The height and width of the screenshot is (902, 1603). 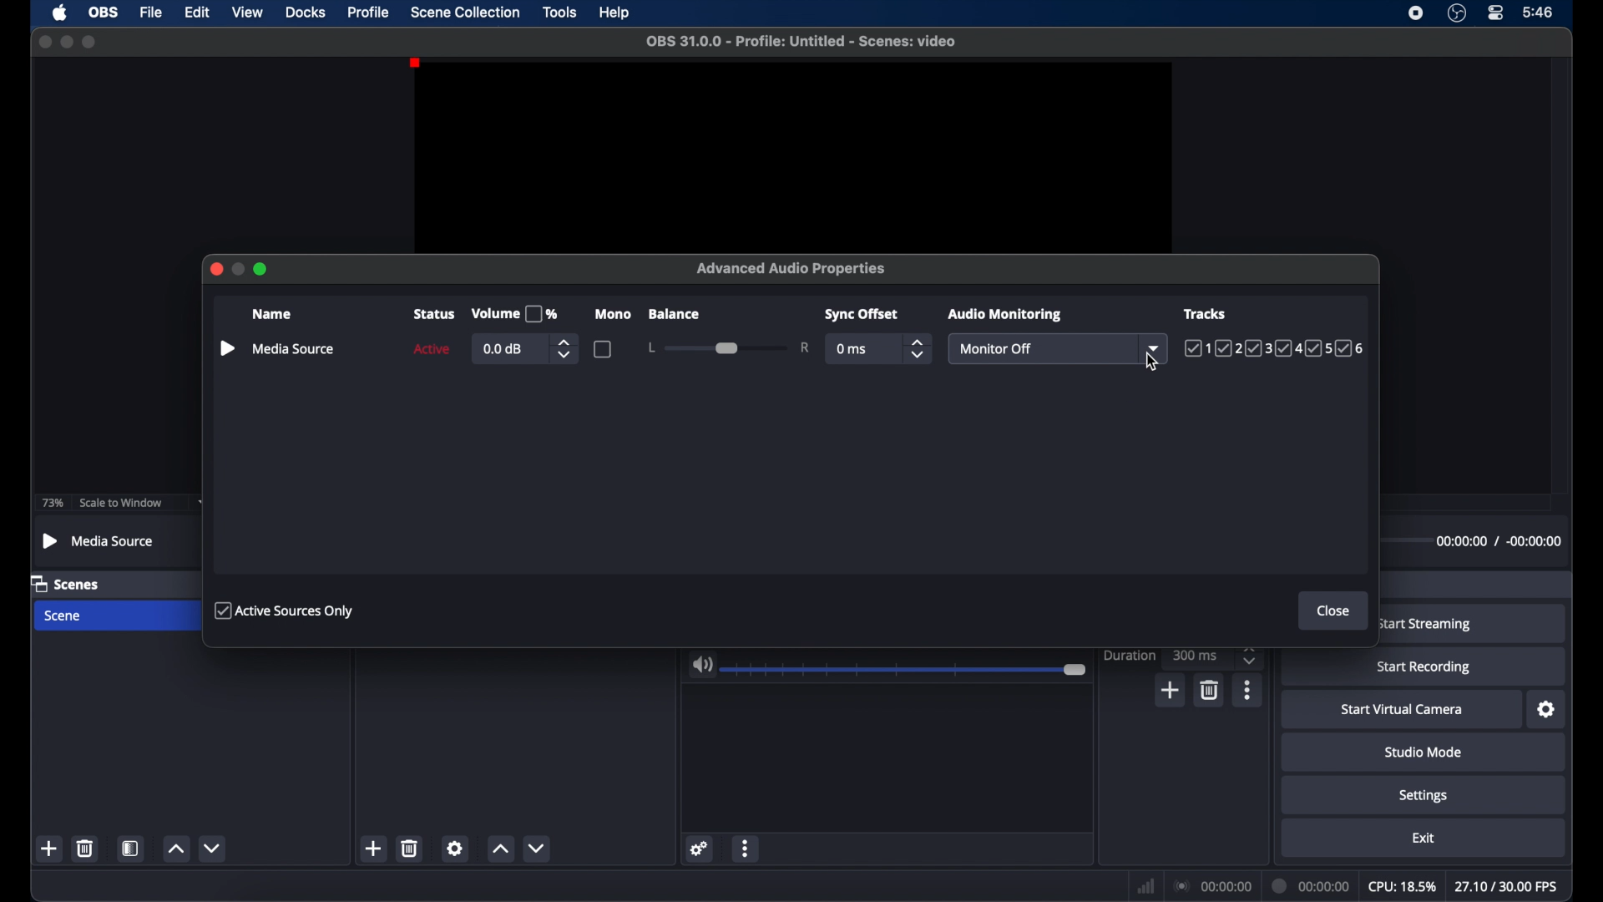 What do you see at coordinates (1206, 312) in the screenshot?
I see `tracks` at bounding box center [1206, 312].